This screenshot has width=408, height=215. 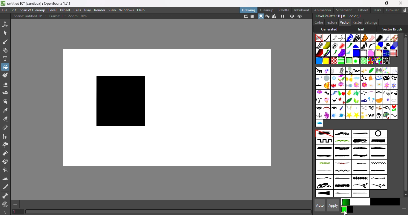 What do you see at coordinates (319, 108) in the screenshot?
I see `pare` at bounding box center [319, 108].